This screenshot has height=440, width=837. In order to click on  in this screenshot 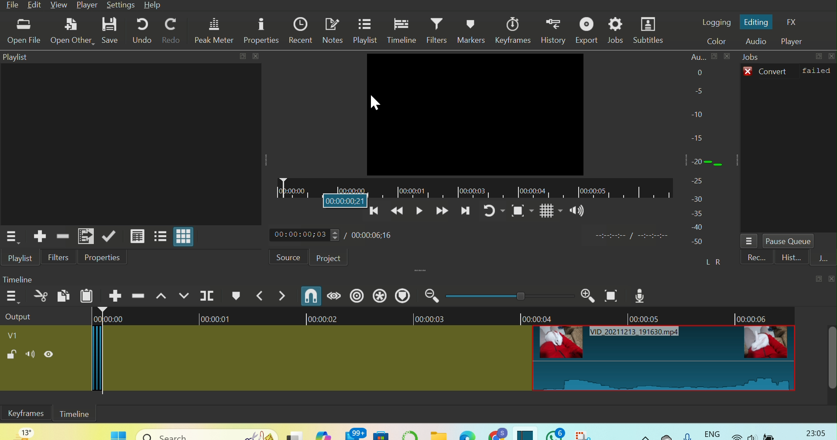, I will do `click(832, 56)`.